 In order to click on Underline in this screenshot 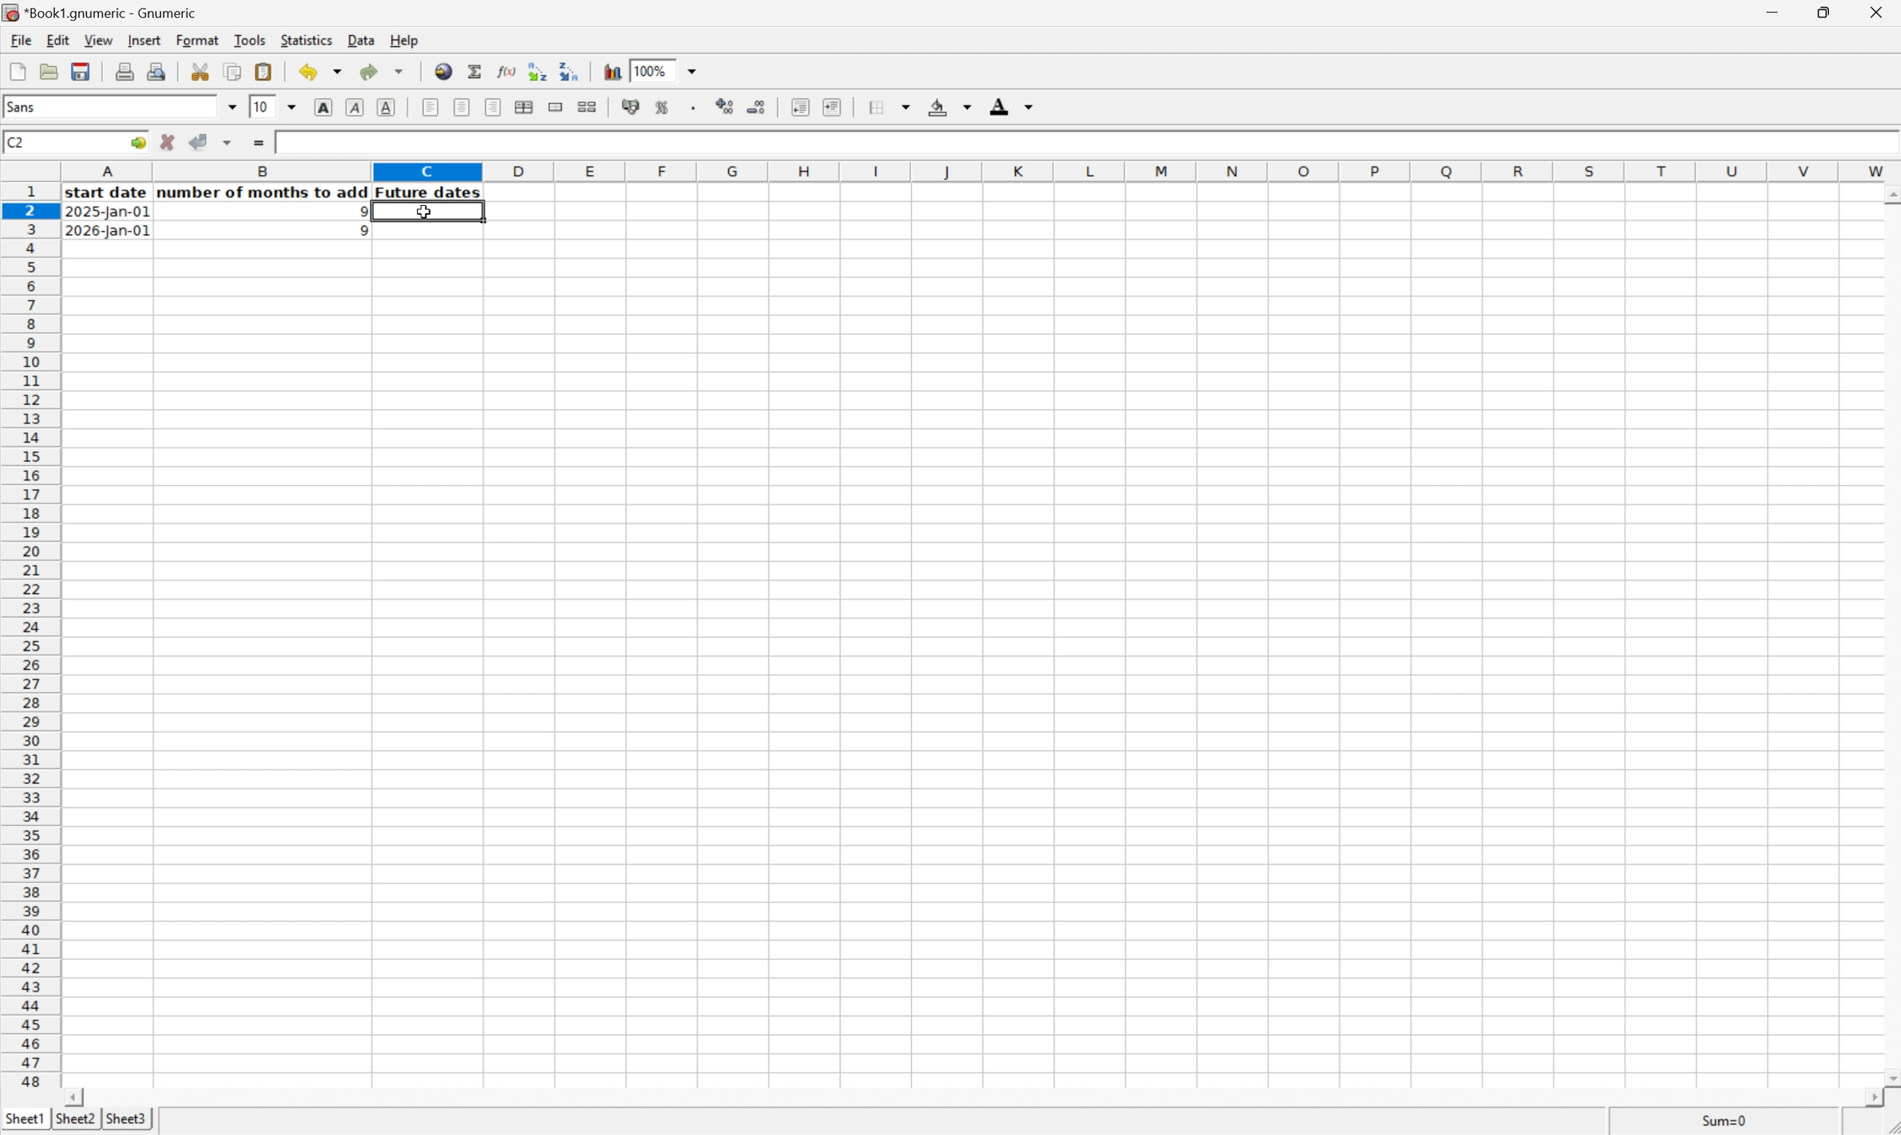, I will do `click(389, 107)`.